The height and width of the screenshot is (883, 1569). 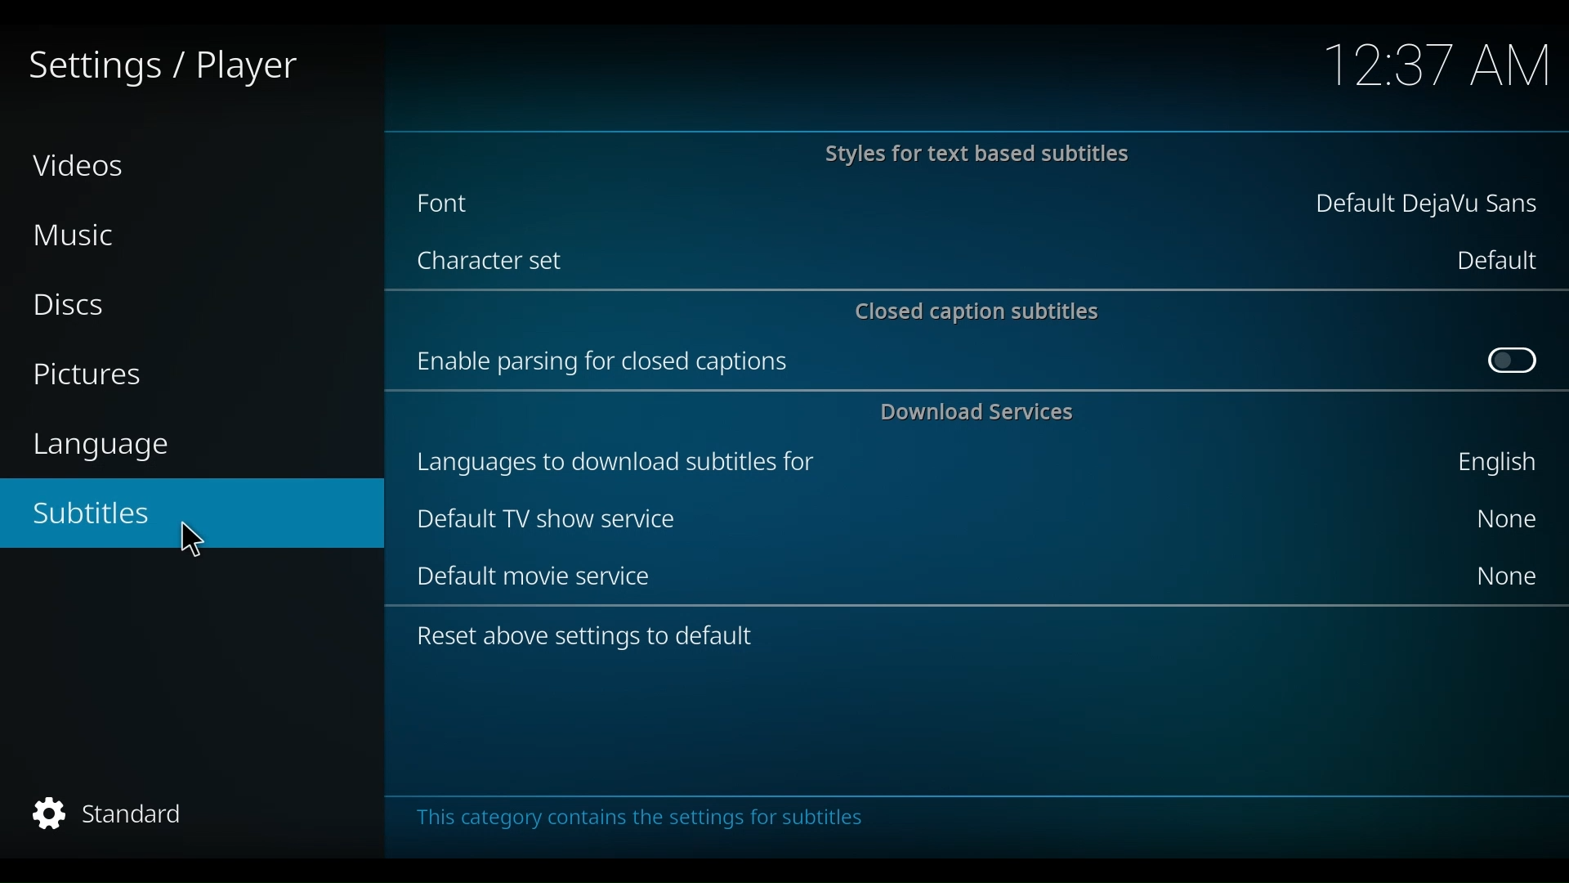 I want to click on Subtitles, so click(x=194, y=514).